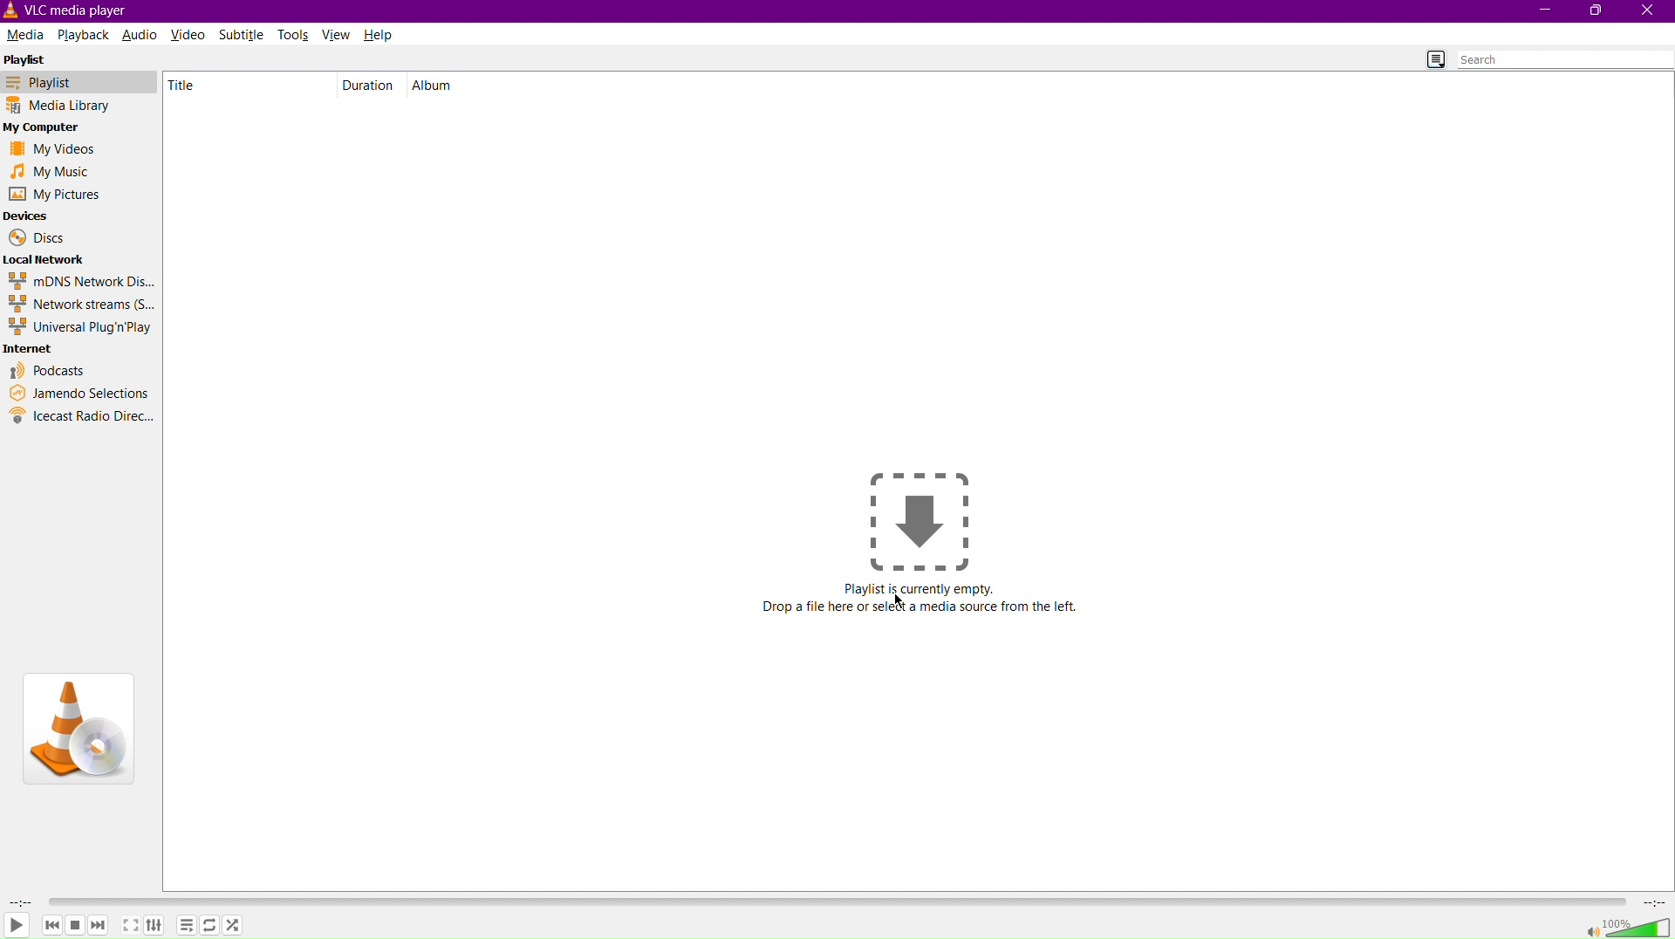  I want to click on Playlist, so click(61, 59).